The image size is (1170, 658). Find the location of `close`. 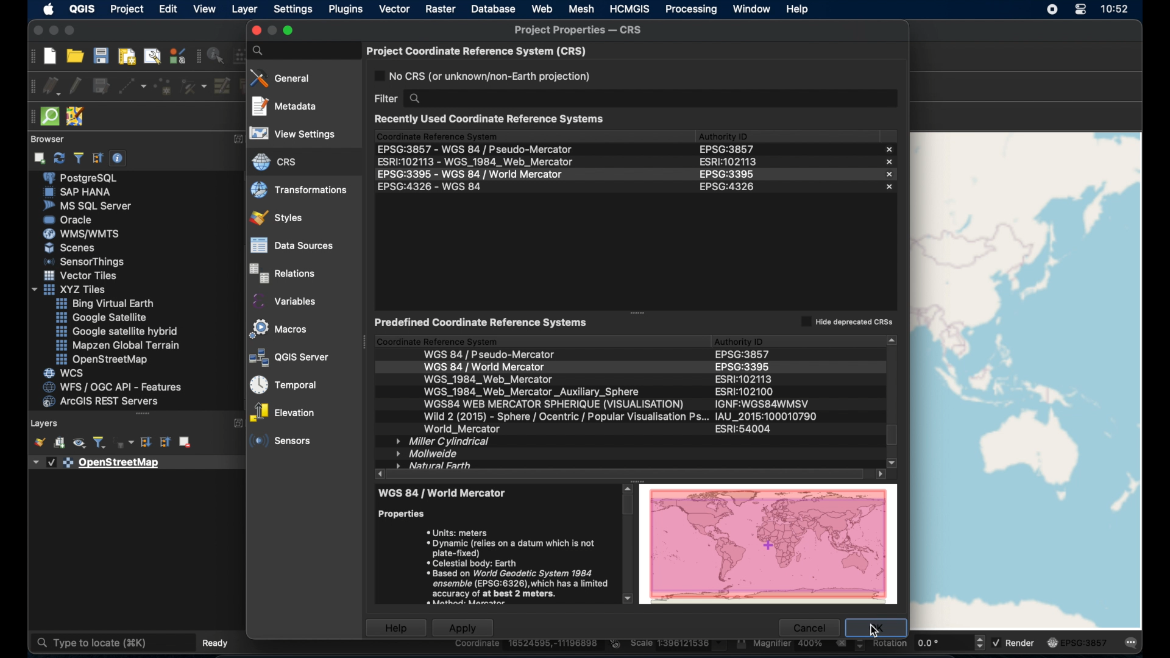

close is located at coordinates (892, 148).